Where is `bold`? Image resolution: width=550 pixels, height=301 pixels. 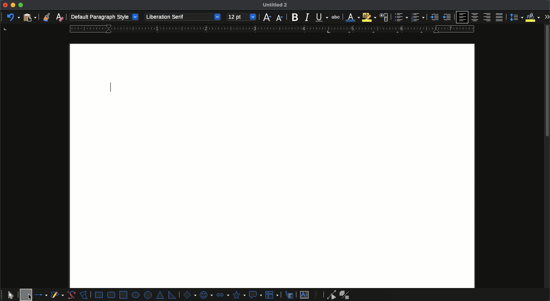 bold is located at coordinates (294, 17).